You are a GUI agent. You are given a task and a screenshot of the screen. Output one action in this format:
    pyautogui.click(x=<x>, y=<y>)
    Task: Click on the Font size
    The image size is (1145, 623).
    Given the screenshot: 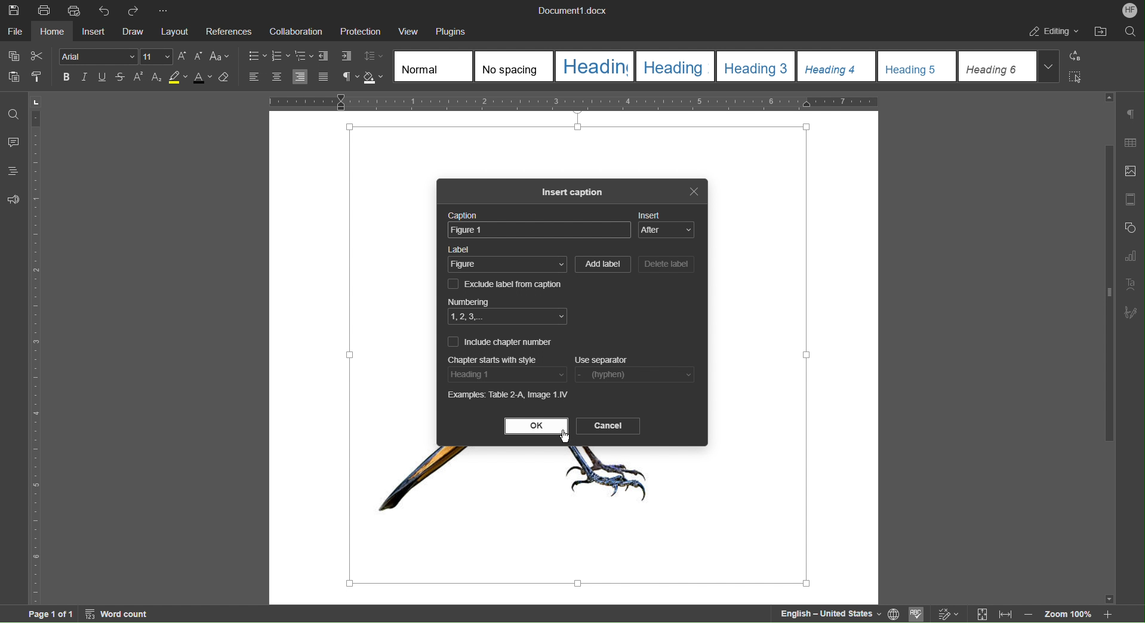 What is the action you would take?
    pyautogui.click(x=157, y=56)
    